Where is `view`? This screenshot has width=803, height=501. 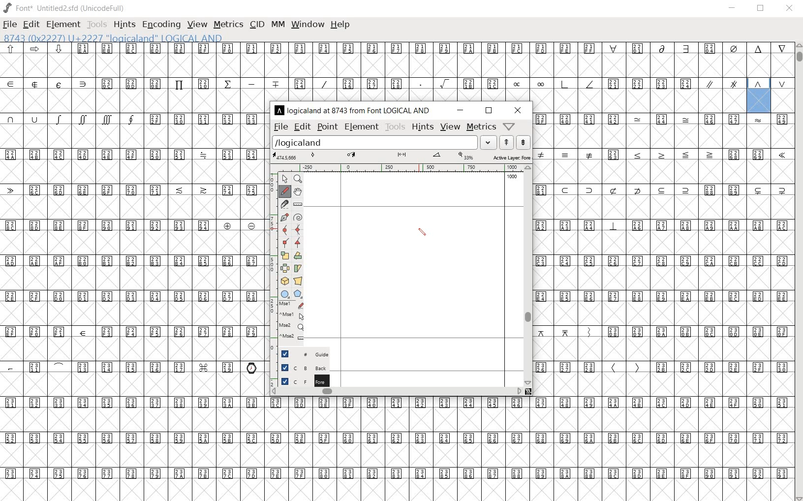
view is located at coordinates (450, 126).